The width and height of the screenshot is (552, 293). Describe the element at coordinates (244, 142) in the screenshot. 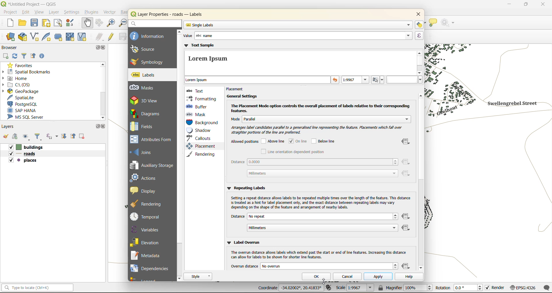

I see `allowed positions` at that location.